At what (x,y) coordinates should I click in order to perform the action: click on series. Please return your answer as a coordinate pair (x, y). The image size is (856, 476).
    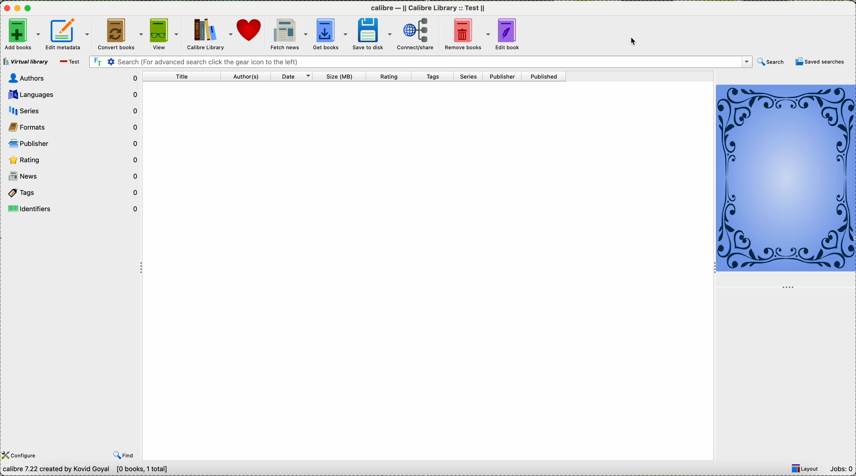
    Looking at the image, I should click on (472, 77).